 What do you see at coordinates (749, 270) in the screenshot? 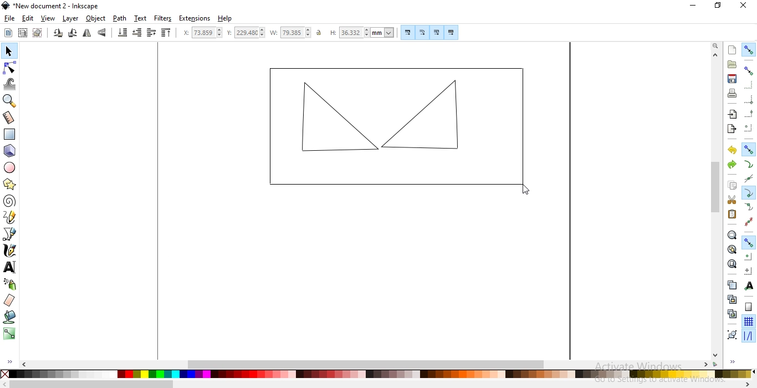
I see `snap an item's rotation center` at bounding box center [749, 270].